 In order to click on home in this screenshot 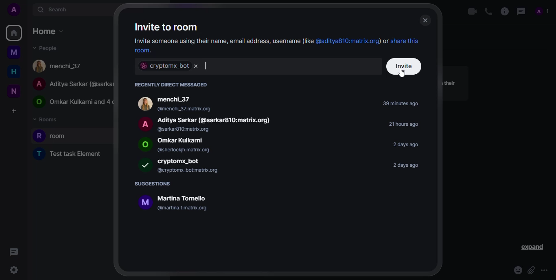, I will do `click(48, 31)`.